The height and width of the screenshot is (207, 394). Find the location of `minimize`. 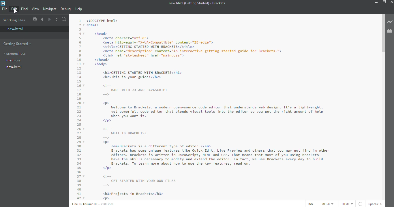

minimize is located at coordinates (375, 3).